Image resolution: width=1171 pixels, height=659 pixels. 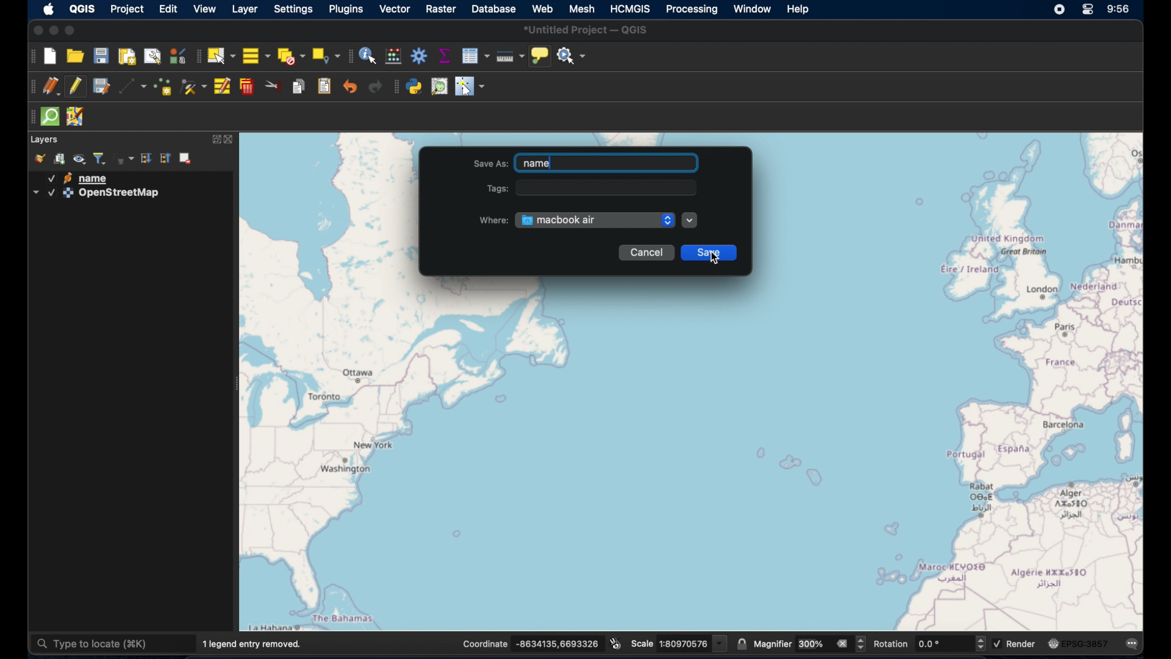 What do you see at coordinates (1134, 644) in the screenshot?
I see `messages` at bounding box center [1134, 644].